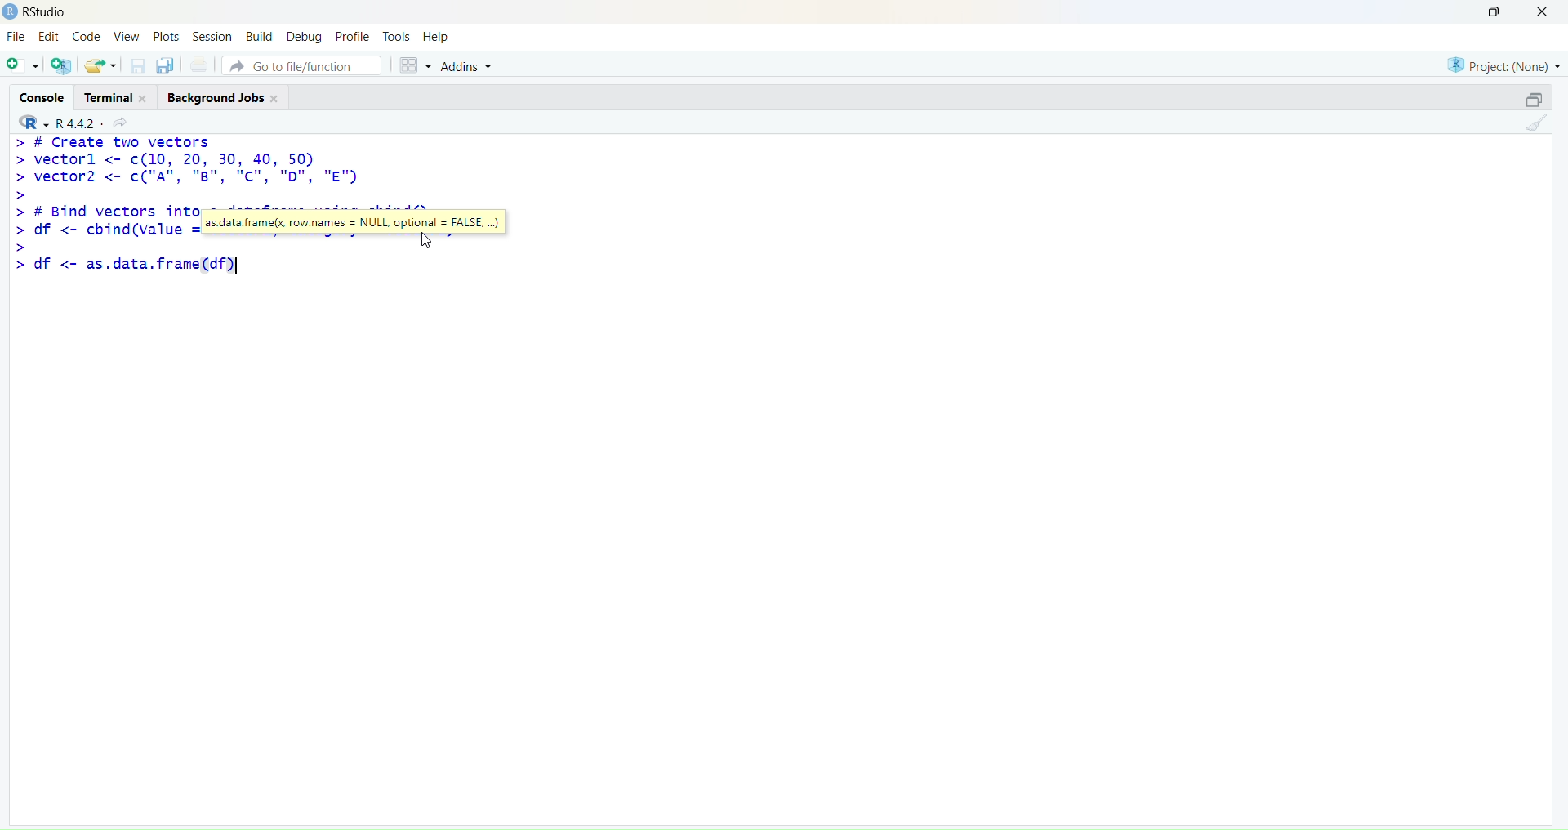 This screenshot has width=1568, height=830. Describe the element at coordinates (414, 66) in the screenshot. I see `workspace panes` at that location.